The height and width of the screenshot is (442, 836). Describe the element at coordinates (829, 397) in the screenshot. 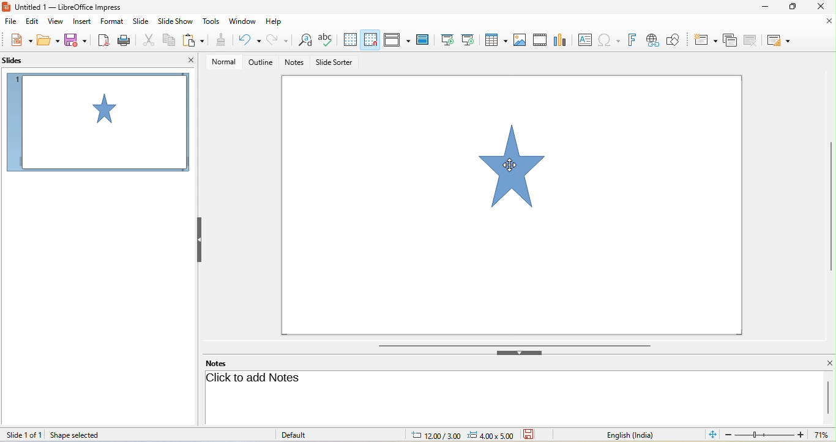

I see `vertical scroll bar` at that location.